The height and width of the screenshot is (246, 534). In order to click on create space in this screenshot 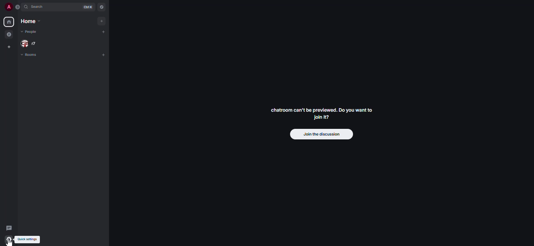, I will do `click(9, 47)`.